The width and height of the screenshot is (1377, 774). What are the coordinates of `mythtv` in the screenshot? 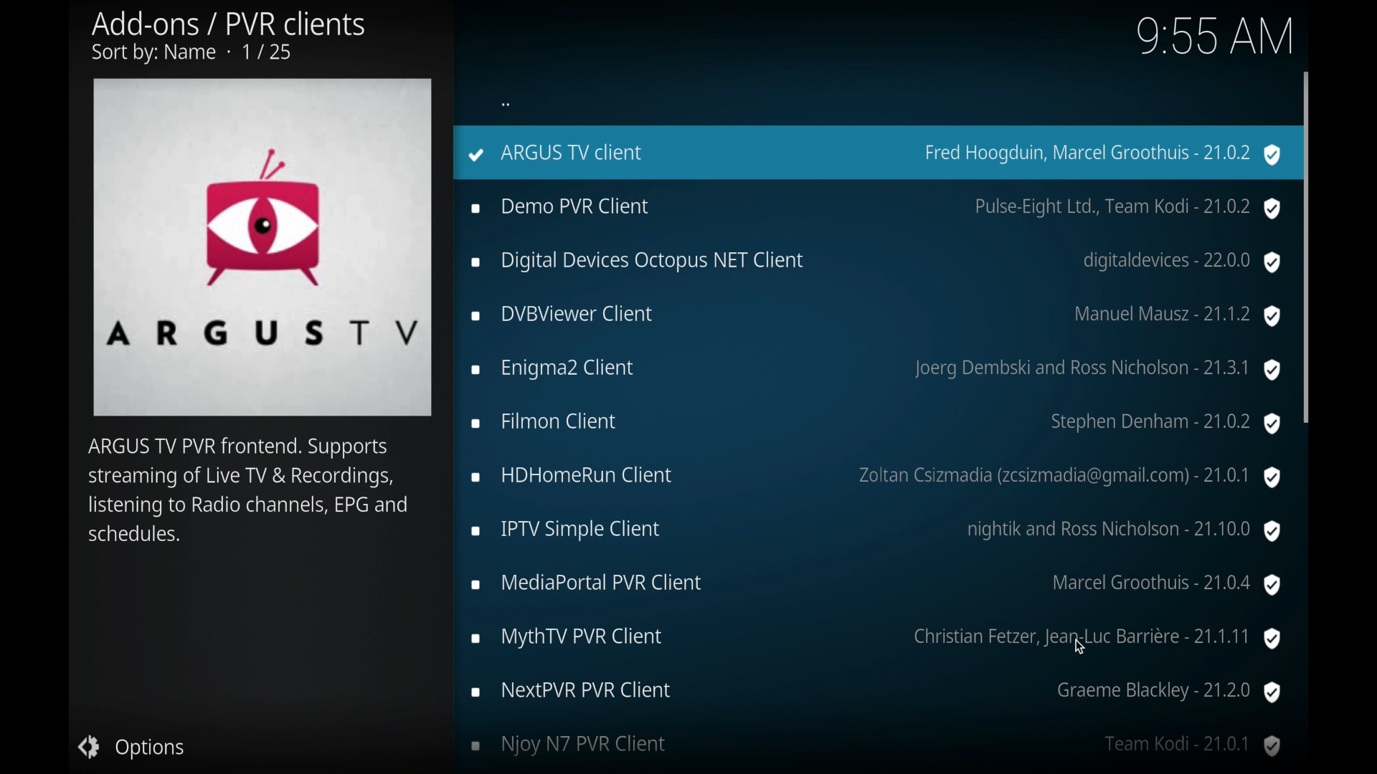 It's located at (876, 639).